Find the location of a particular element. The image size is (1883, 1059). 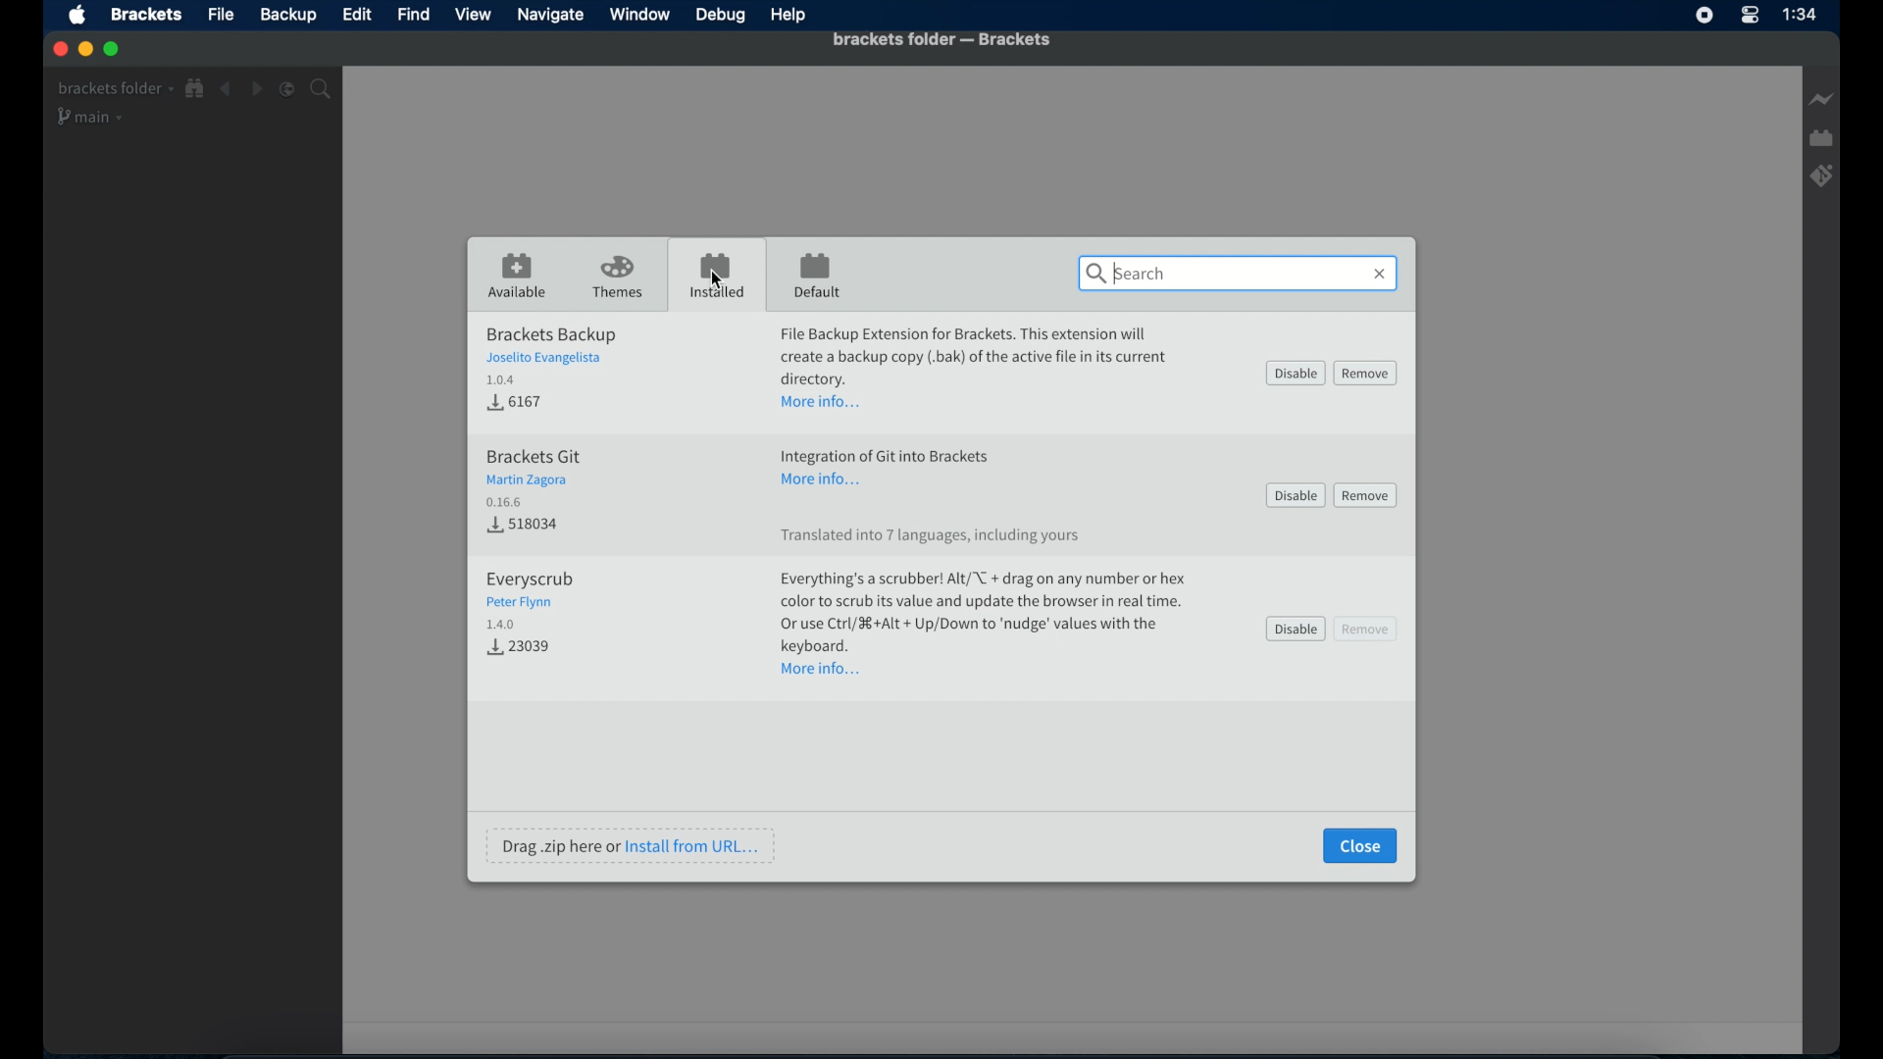

File is located at coordinates (223, 15).